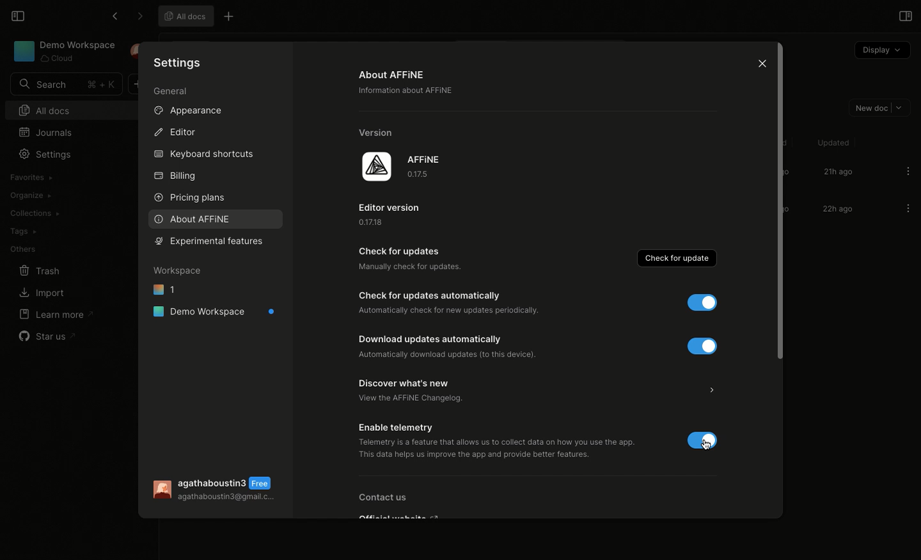 The height and width of the screenshot is (560, 921). Describe the element at coordinates (114, 16) in the screenshot. I see `Back` at that location.